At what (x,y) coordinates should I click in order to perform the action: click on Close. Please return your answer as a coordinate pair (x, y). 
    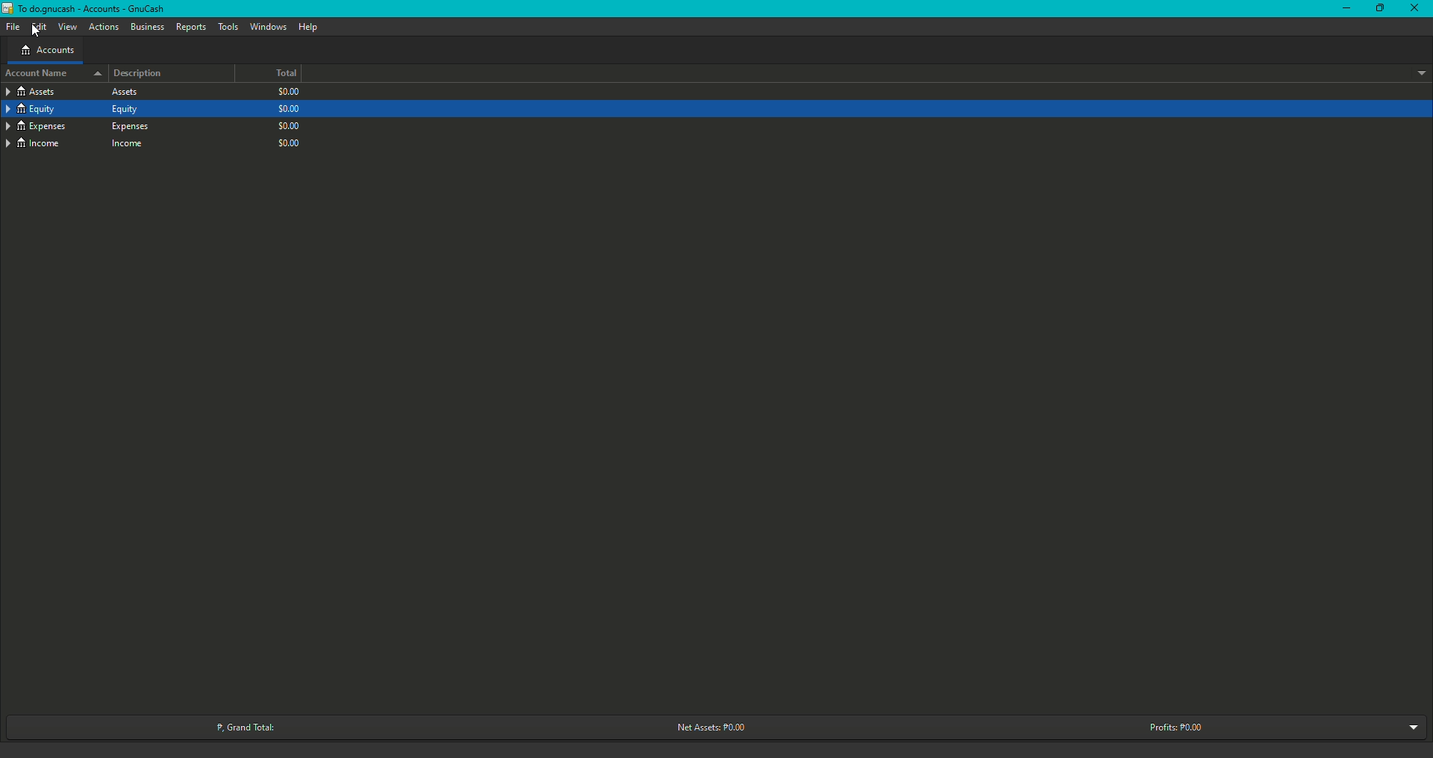
    Looking at the image, I should click on (1419, 7).